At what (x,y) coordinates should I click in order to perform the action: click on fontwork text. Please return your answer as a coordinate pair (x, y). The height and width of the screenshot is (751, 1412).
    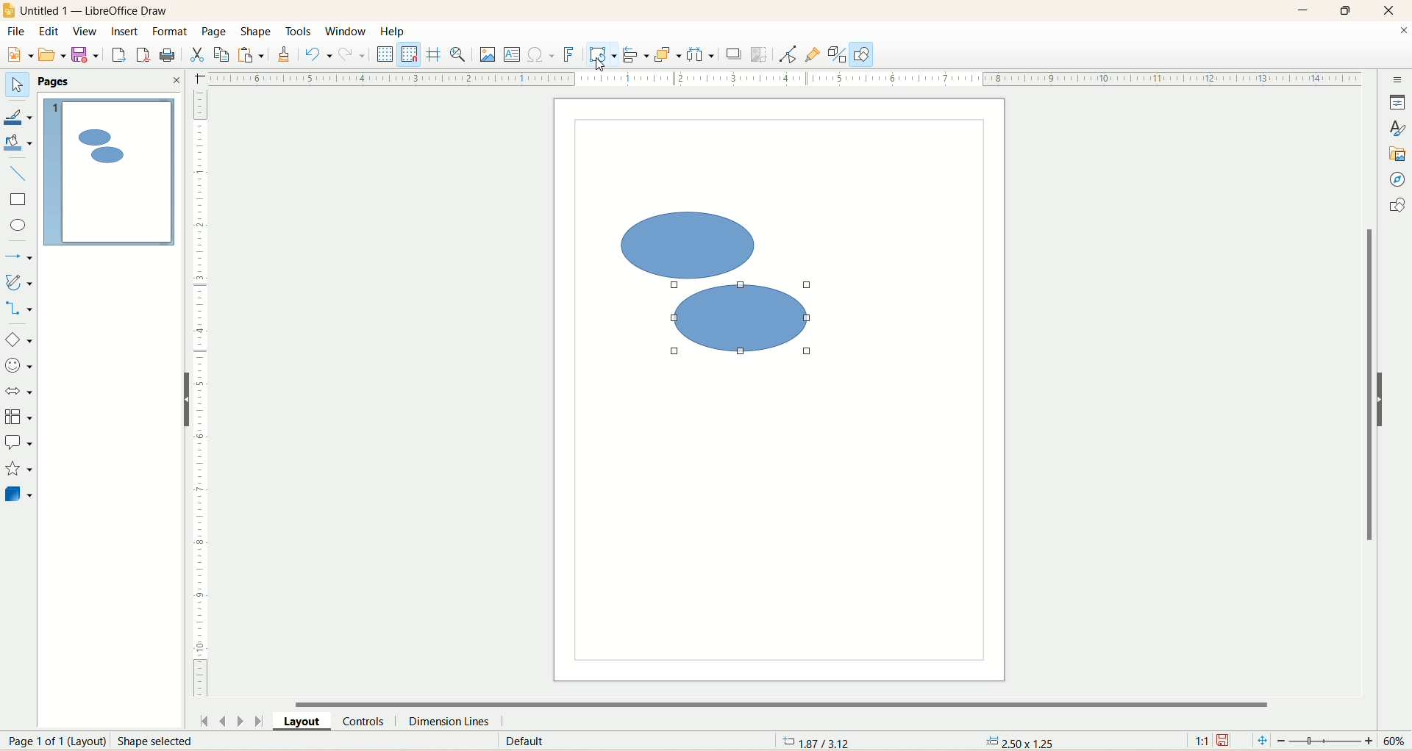
    Looking at the image, I should click on (568, 55).